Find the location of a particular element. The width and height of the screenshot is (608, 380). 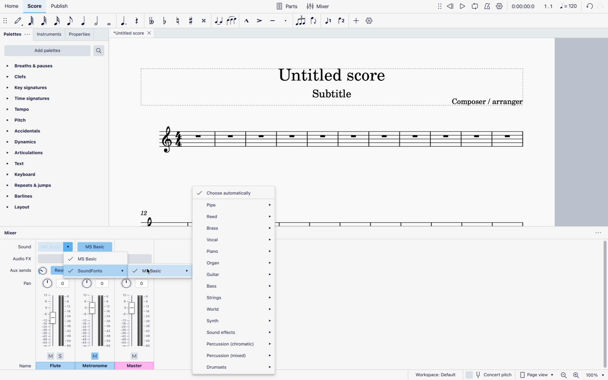

score is located at coordinates (34, 7).